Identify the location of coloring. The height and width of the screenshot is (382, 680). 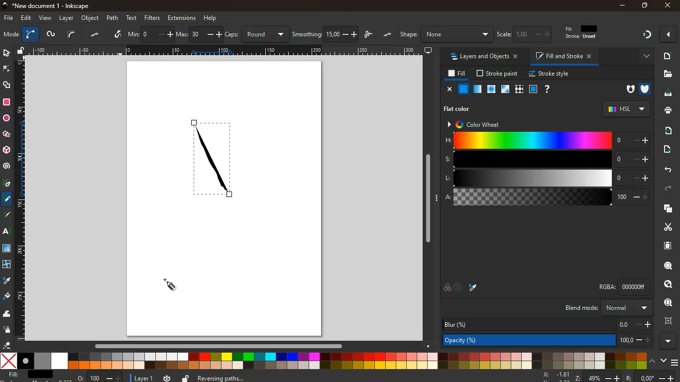
(7, 199).